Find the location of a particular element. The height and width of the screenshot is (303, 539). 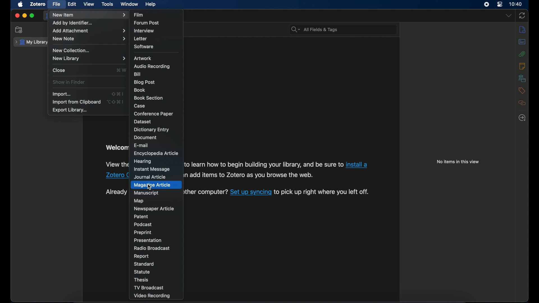

cursor is located at coordinates (150, 187).